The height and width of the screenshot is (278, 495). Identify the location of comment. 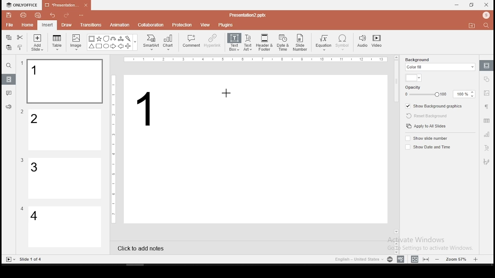
(191, 41).